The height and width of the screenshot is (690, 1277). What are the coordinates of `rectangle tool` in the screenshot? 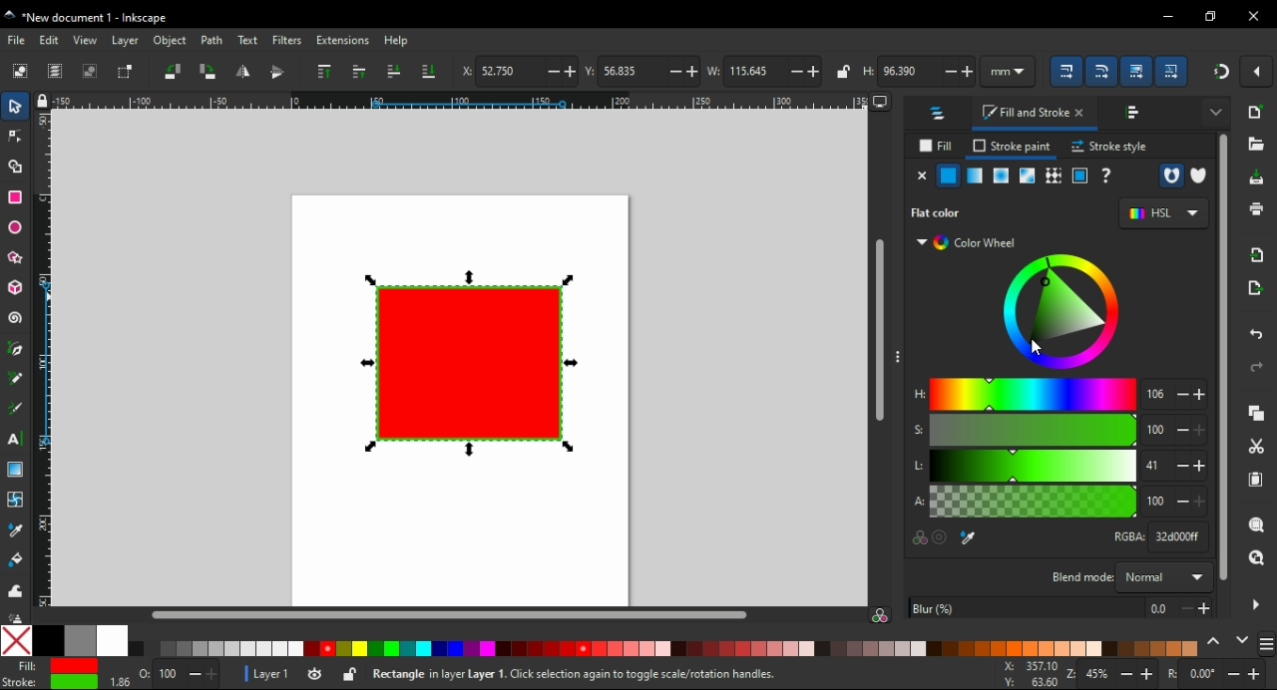 It's located at (15, 196).